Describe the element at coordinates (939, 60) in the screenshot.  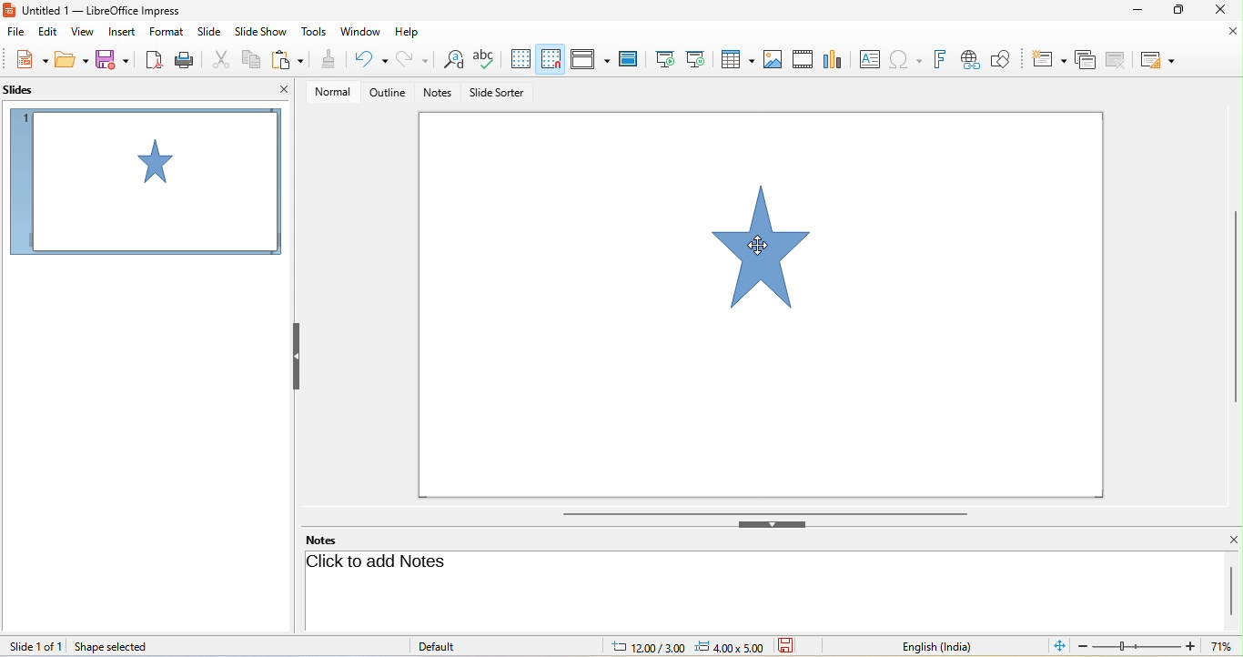
I see `fontwork text` at that location.